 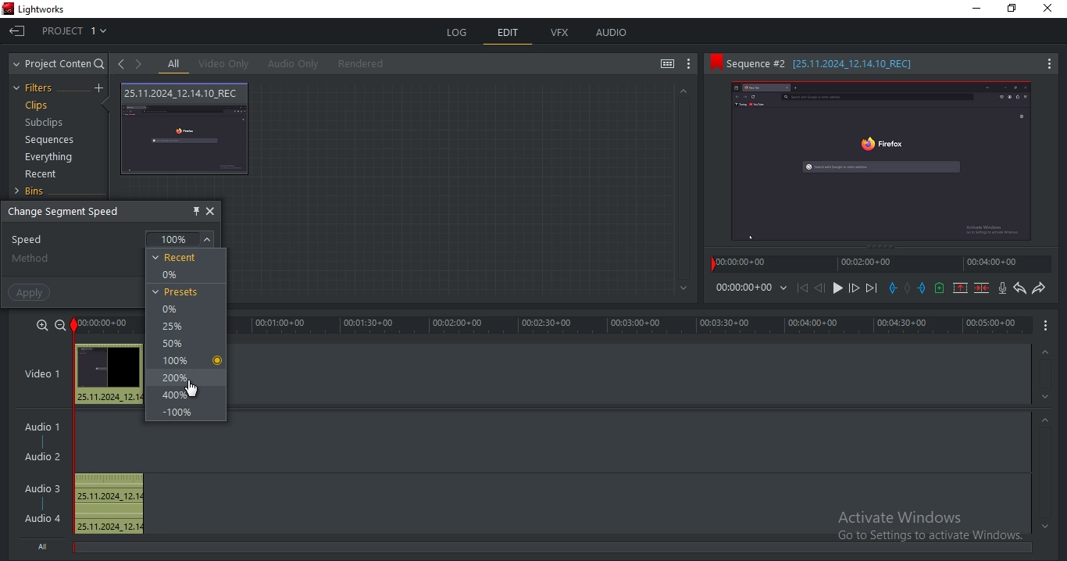 I want to click on add an in mark, so click(x=892, y=288).